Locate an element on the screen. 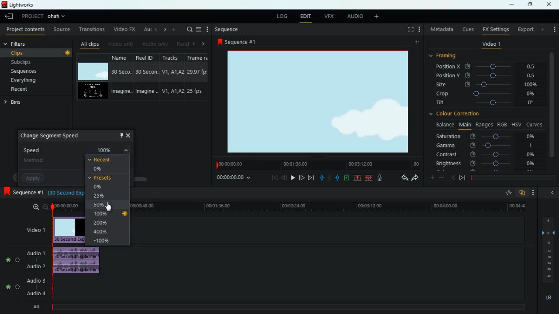 The width and height of the screenshot is (559, 314). reel id is located at coordinates (144, 76).